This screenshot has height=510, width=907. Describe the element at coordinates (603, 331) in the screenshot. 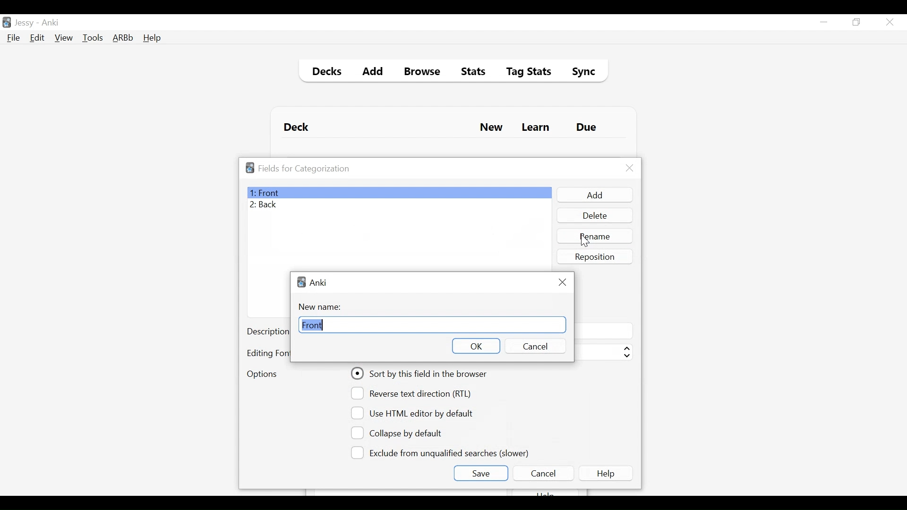

I see `Text to Show inside the field when empty` at that location.